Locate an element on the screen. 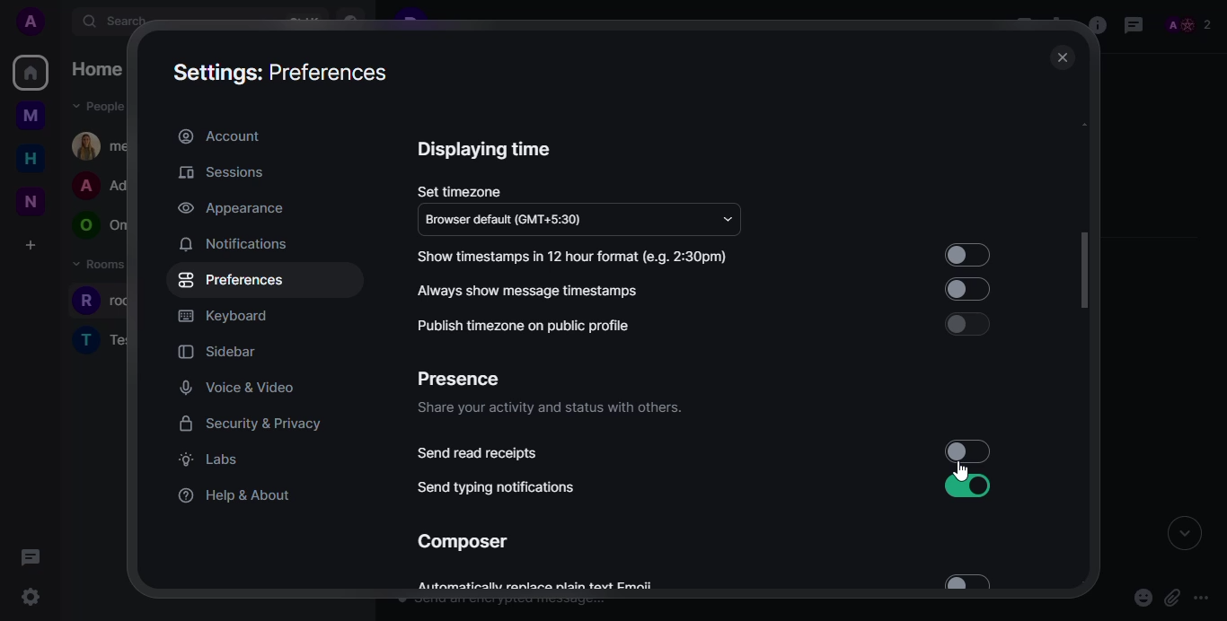 This screenshot has height=621, width=1227. help is located at coordinates (236, 493).